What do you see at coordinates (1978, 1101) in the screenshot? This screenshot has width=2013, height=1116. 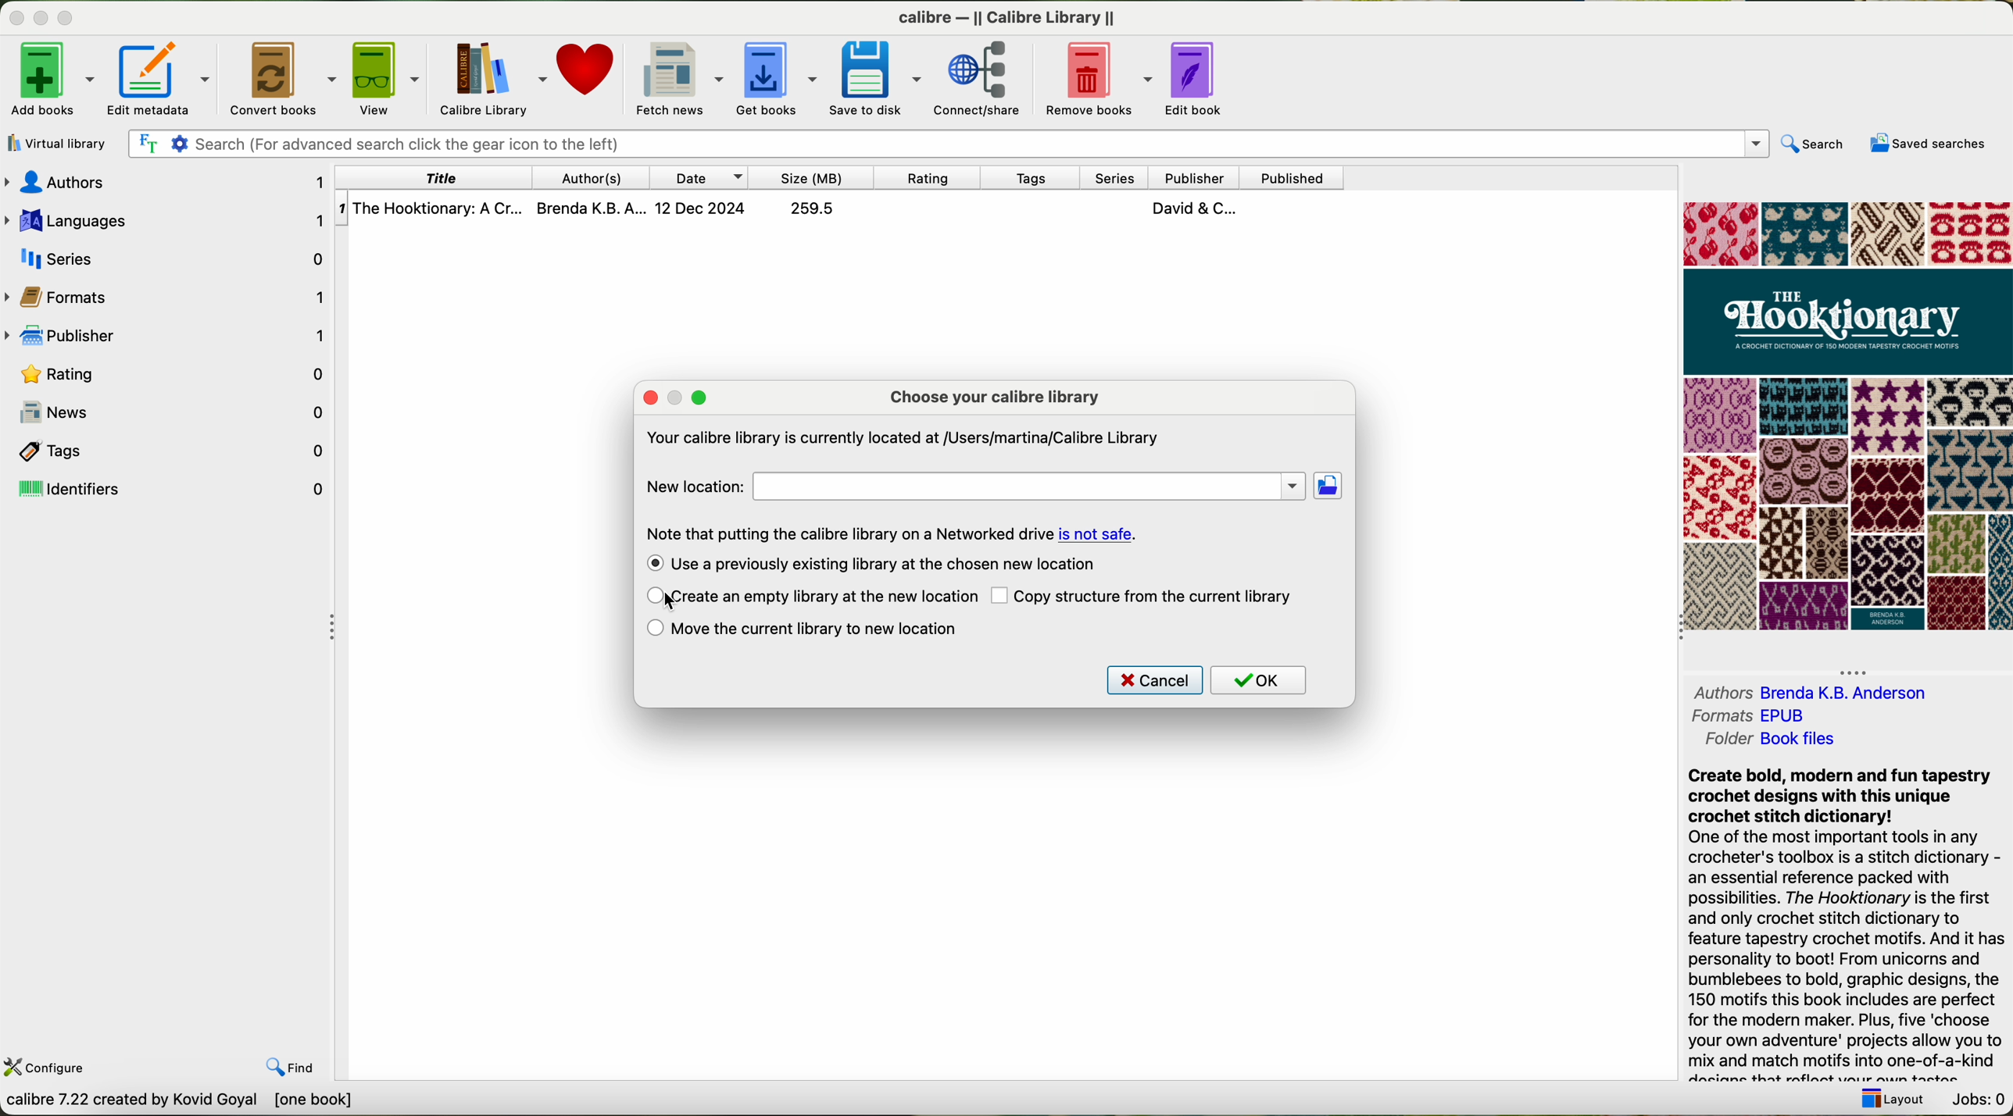 I see `jobs: 0` at bounding box center [1978, 1101].